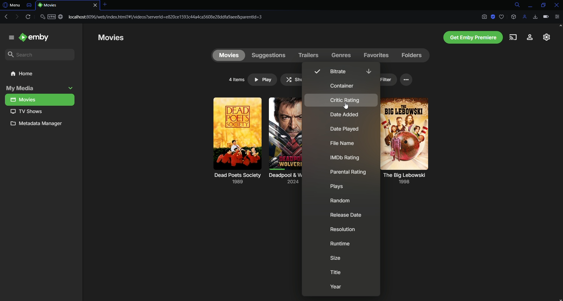 The height and width of the screenshot is (301, 563). What do you see at coordinates (513, 37) in the screenshot?
I see `Cast` at bounding box center [513, 37].